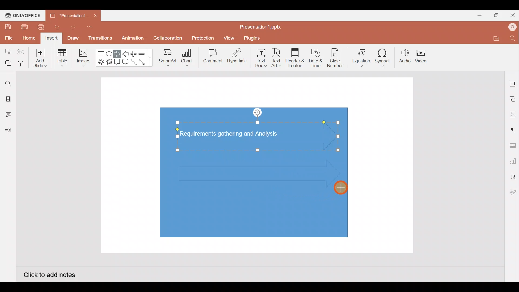 This screenshot has height=292, width=519. What do you see at coordinates (52, 38) in the screenshot?
I see `Insert` at bounding box center [52, 38].